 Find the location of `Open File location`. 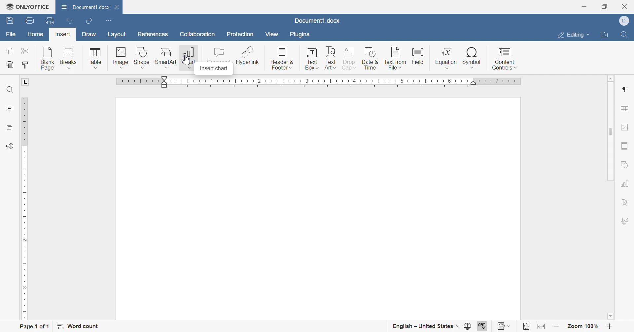

Open File location is located at coordinates (606, 35).